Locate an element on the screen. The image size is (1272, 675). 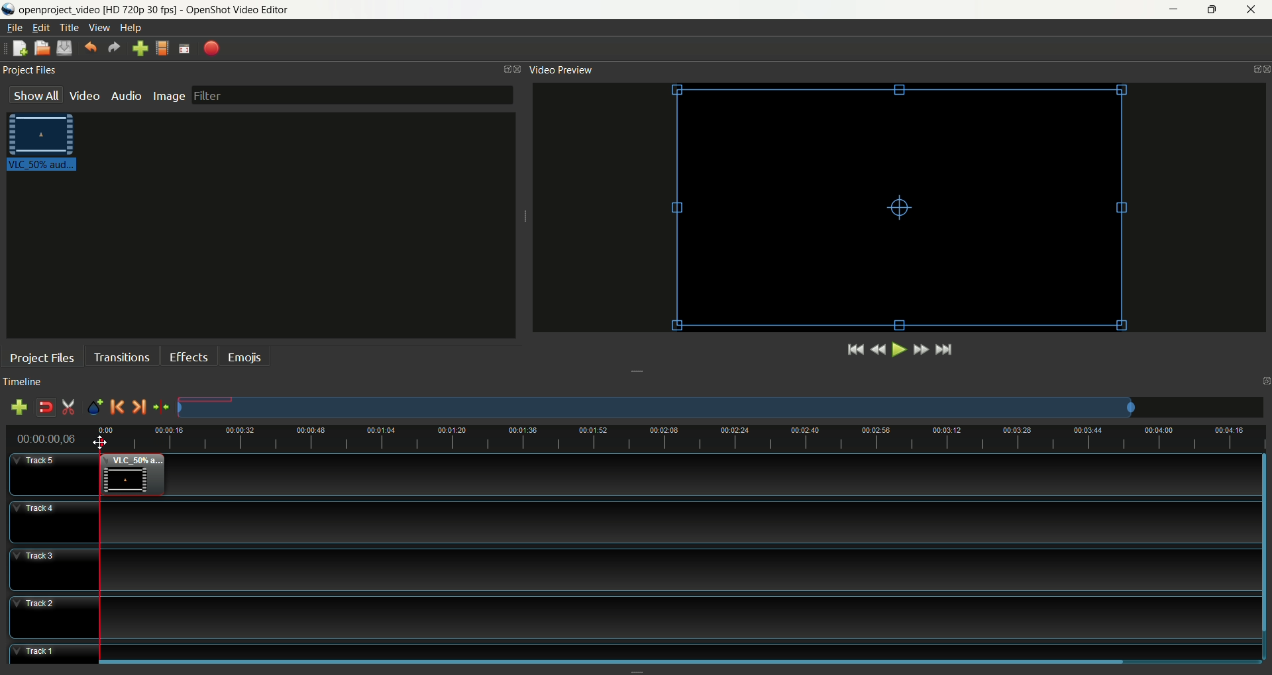
save project is located at coordinates (64, 48).